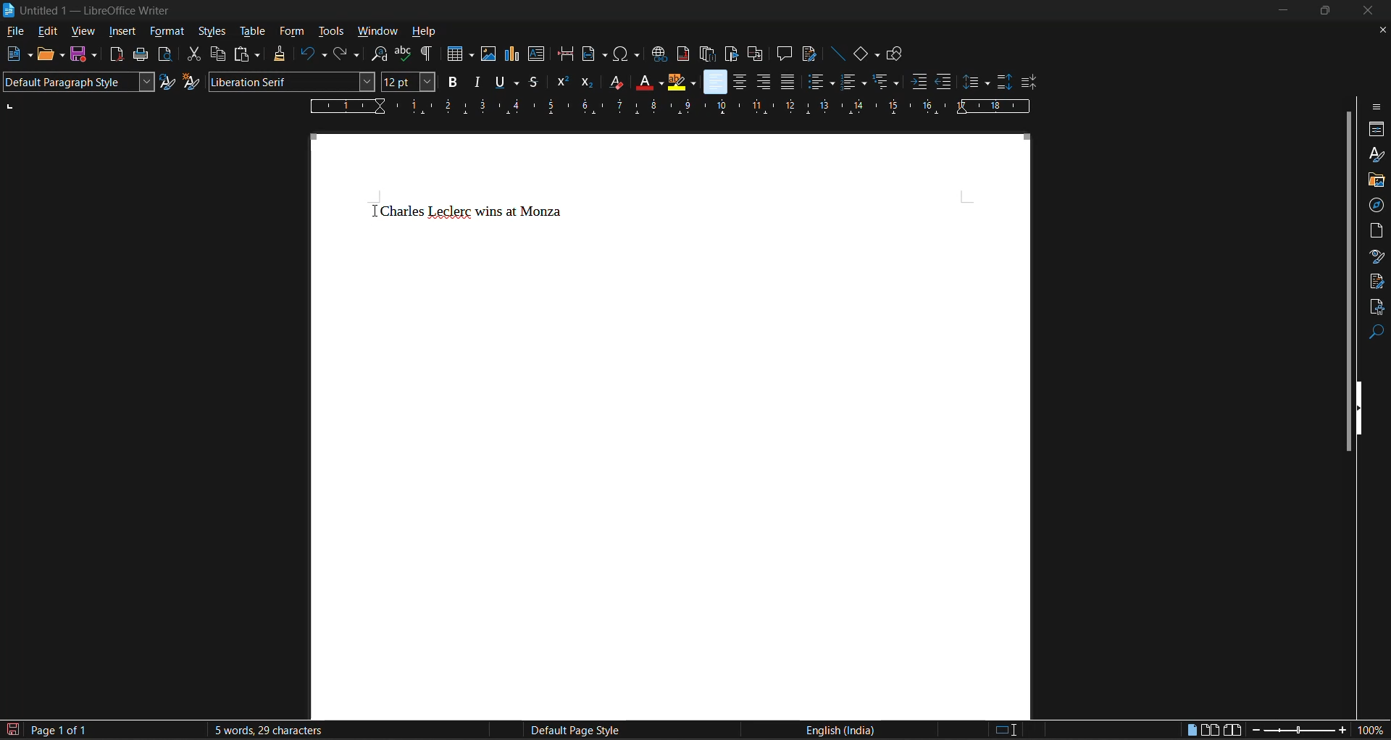 This screenshot has height=740, width=1391. I want to click on undo, so click(311, 54).